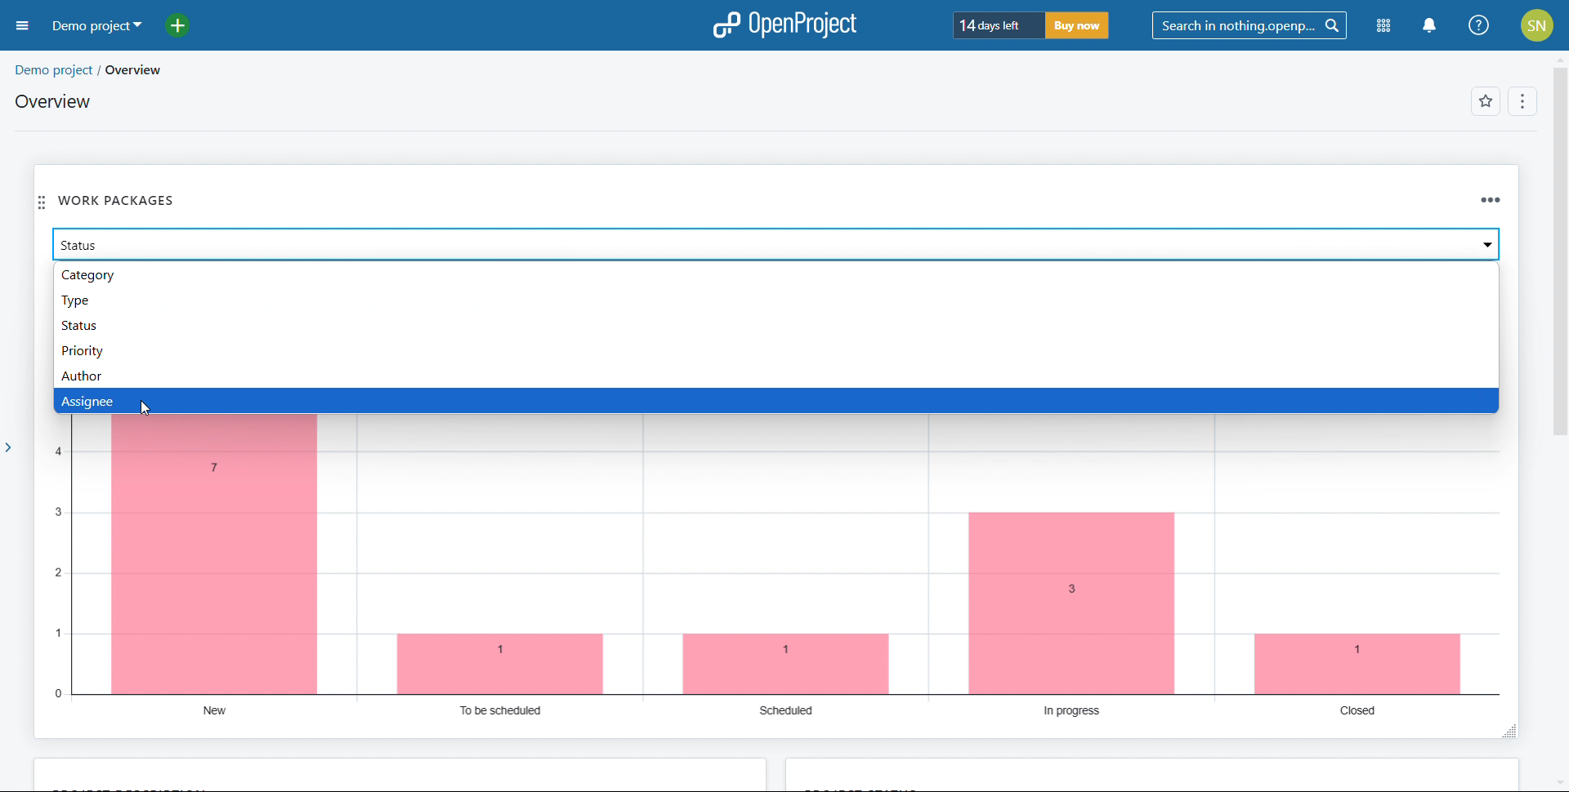 This screenshot has height=792, width=1569. I want to click on logo, so click(784, 24).